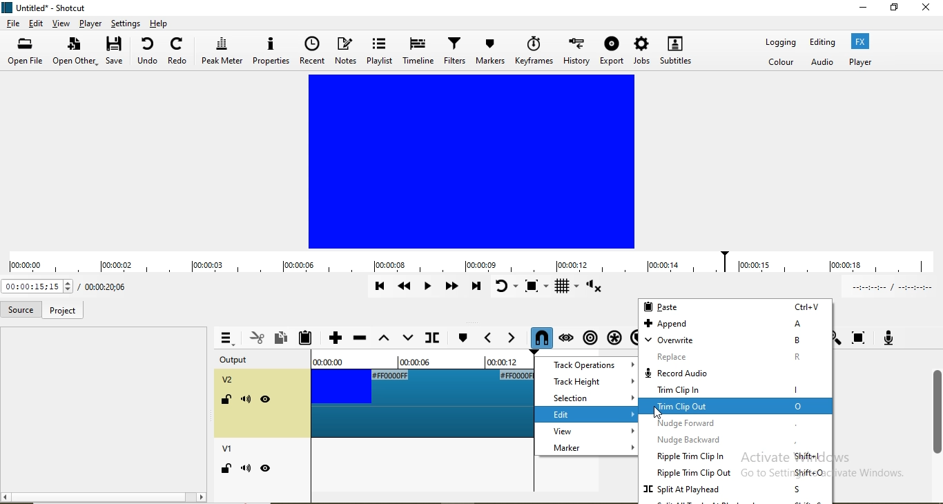 This screenshot has height=504, width=943. What do you see at coordinates (61, 311) in the screenshot?
I see `project` at bounding box center [61, 311].